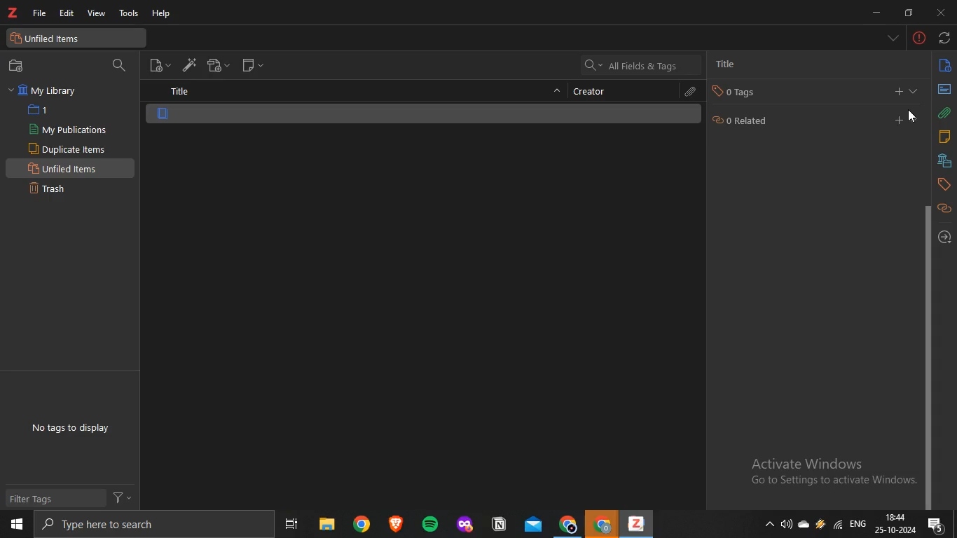 Image resolution: width=957 pixels, height=538 pixels. Describe the element at coordinates (916, 137) in the screenshot. I see `expand section` at that location.